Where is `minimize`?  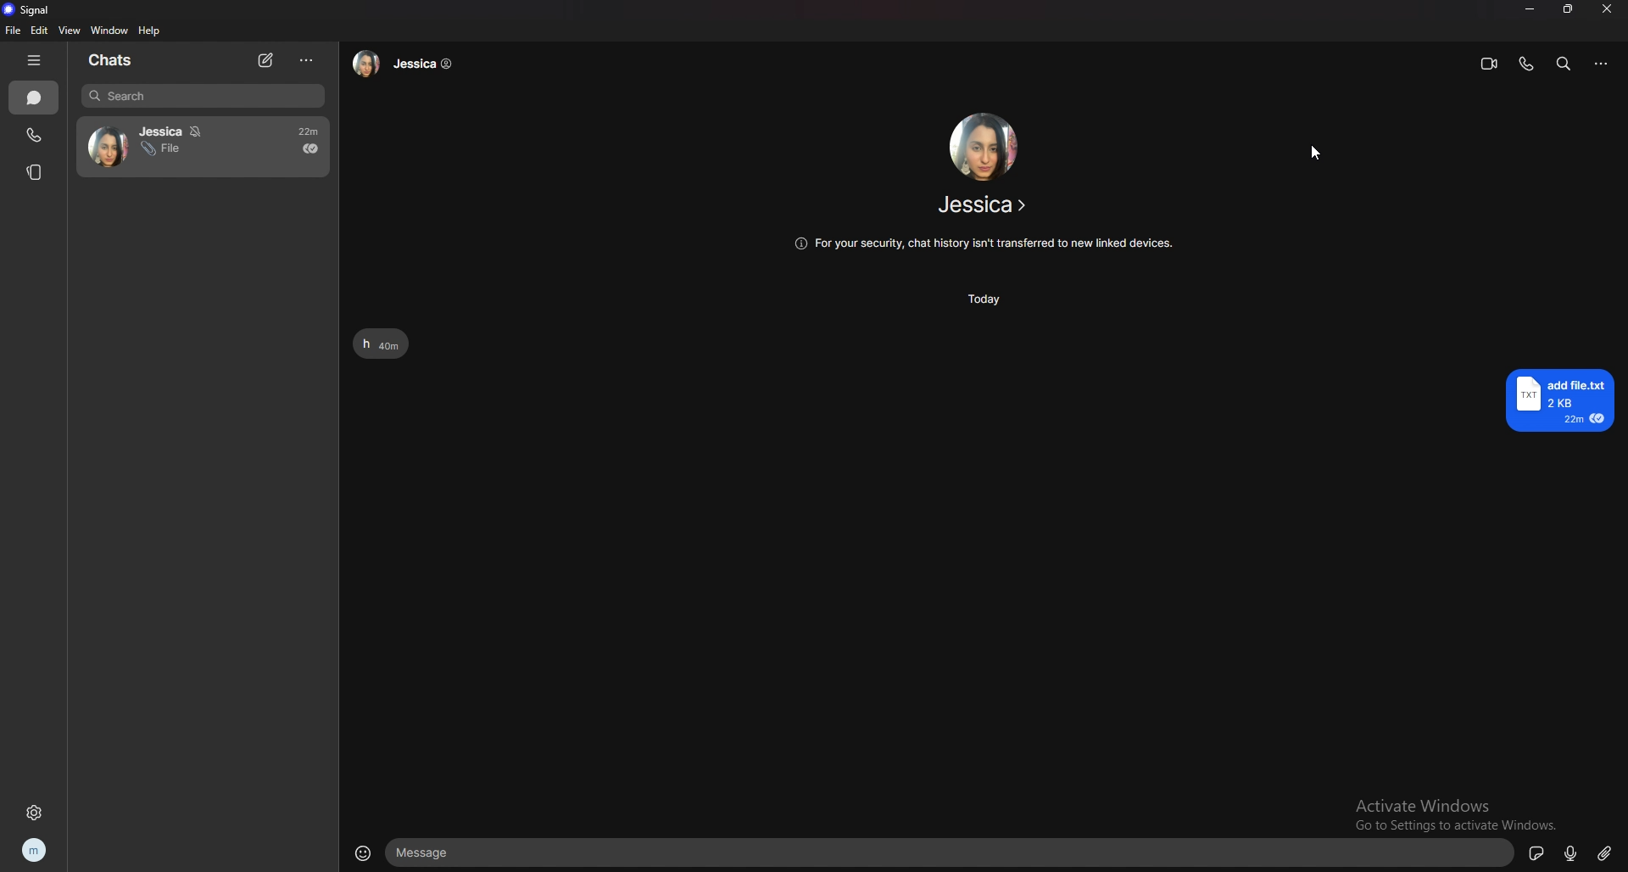
minimize is located at coordinates (1530, 9).